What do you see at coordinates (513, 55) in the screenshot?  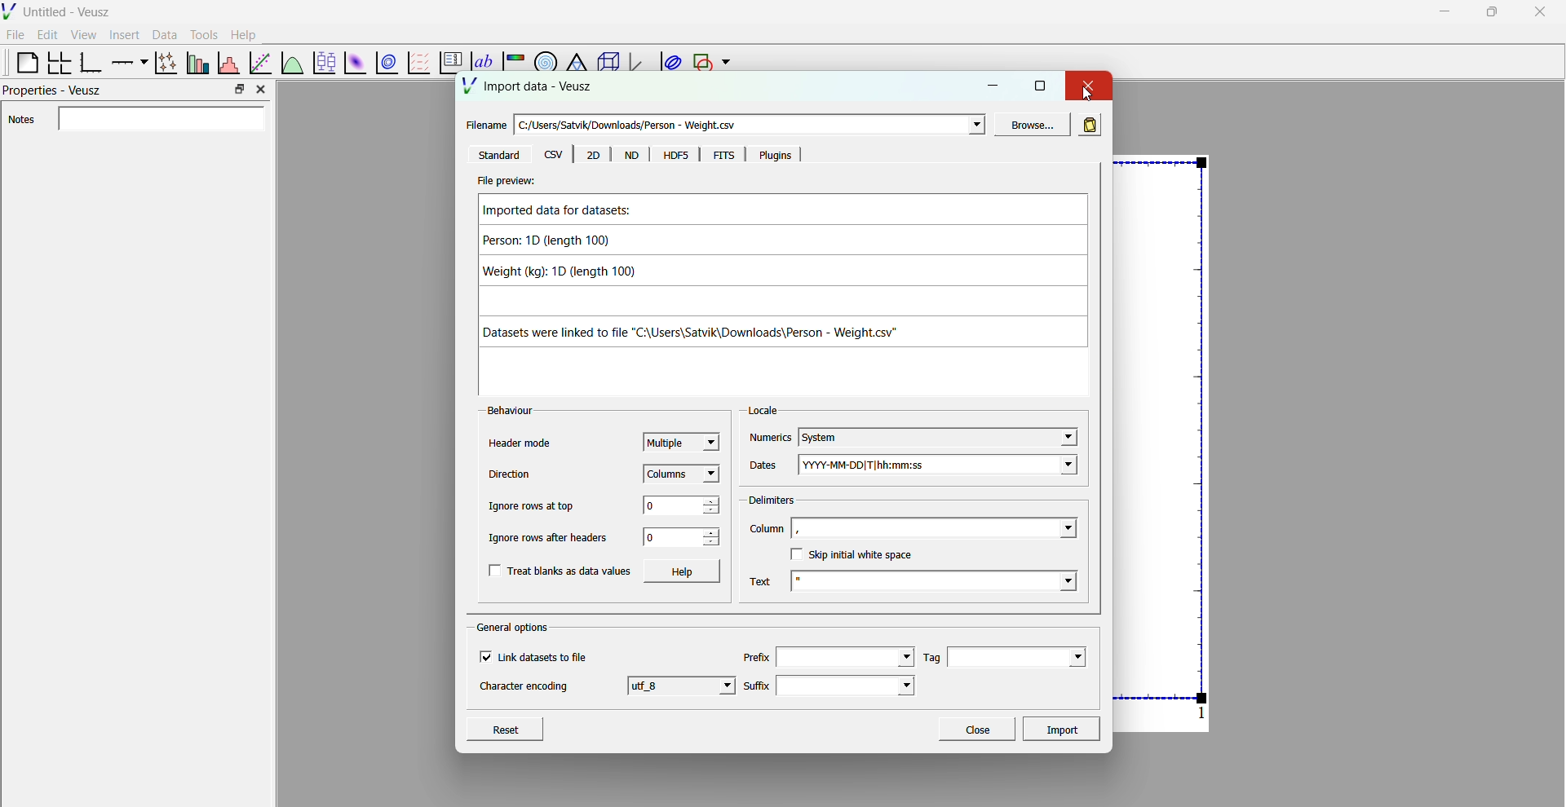 I see `image color graph` at bounding box center [513, 55].